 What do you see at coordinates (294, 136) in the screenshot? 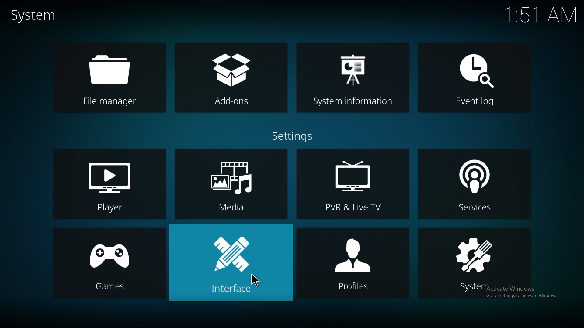
I see `settings` at bounding box center [294, 136].